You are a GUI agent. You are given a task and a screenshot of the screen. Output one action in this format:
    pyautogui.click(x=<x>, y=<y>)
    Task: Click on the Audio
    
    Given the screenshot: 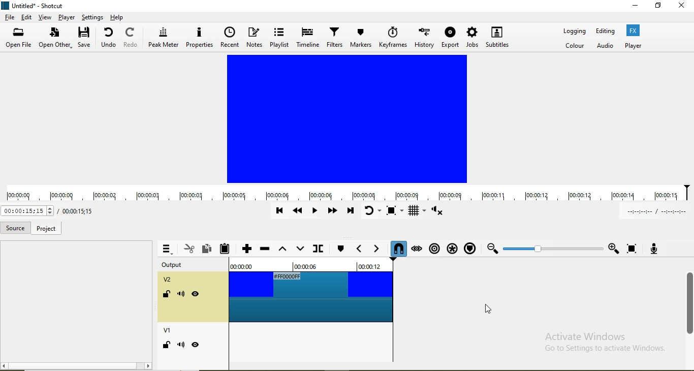 What is the action you would take?
    pyautogui.click(x=606, y=46)
    